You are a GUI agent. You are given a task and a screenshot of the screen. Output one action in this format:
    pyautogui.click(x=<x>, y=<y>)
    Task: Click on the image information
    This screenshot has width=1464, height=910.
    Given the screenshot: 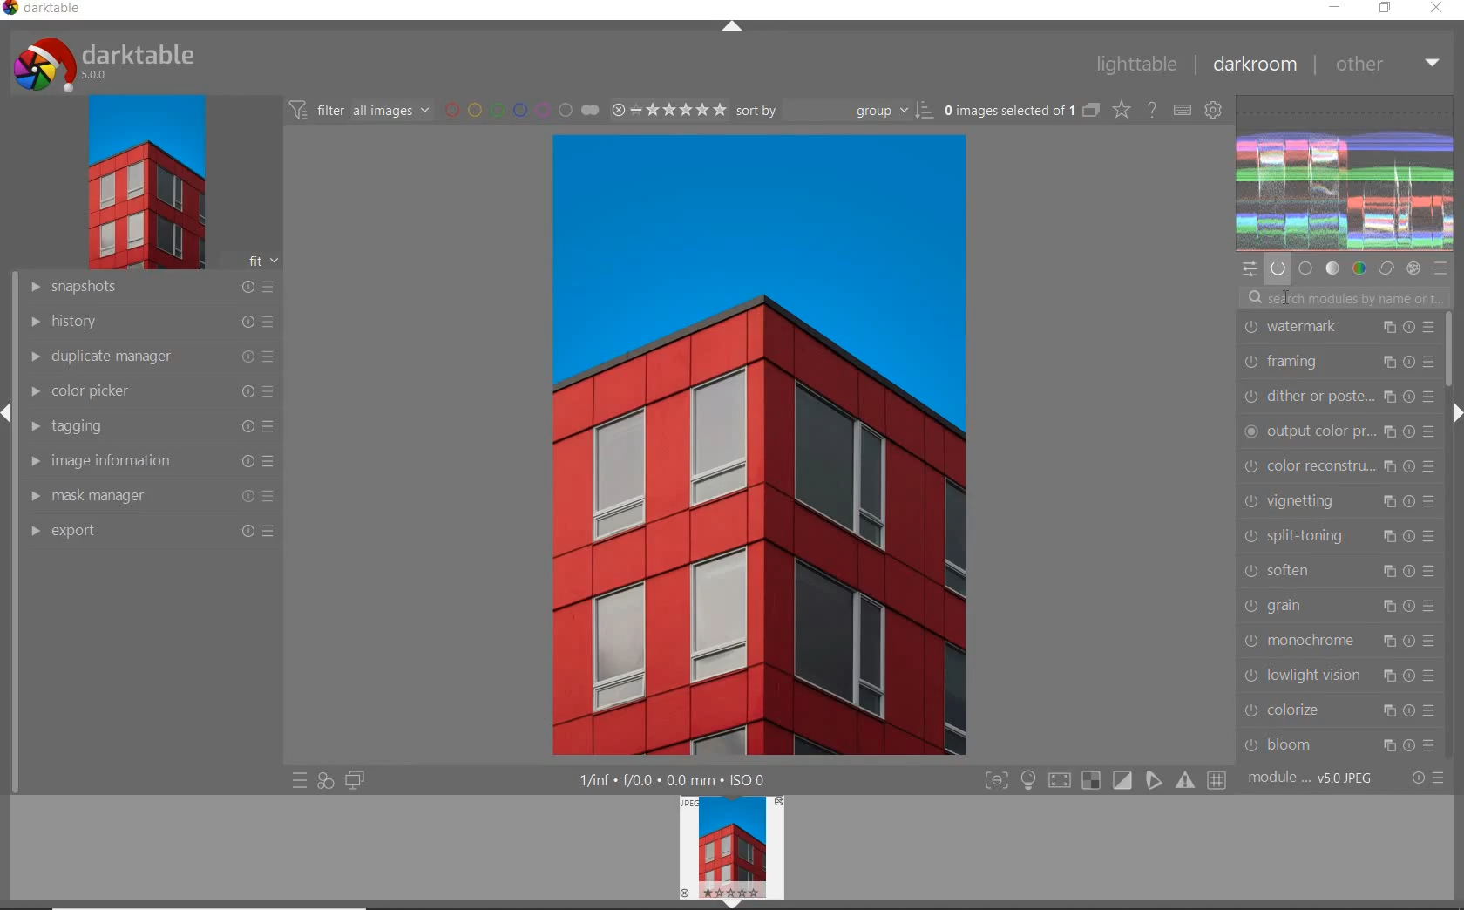 What is the action you would take?
    pyautogui.click(x=150, y=461)
    